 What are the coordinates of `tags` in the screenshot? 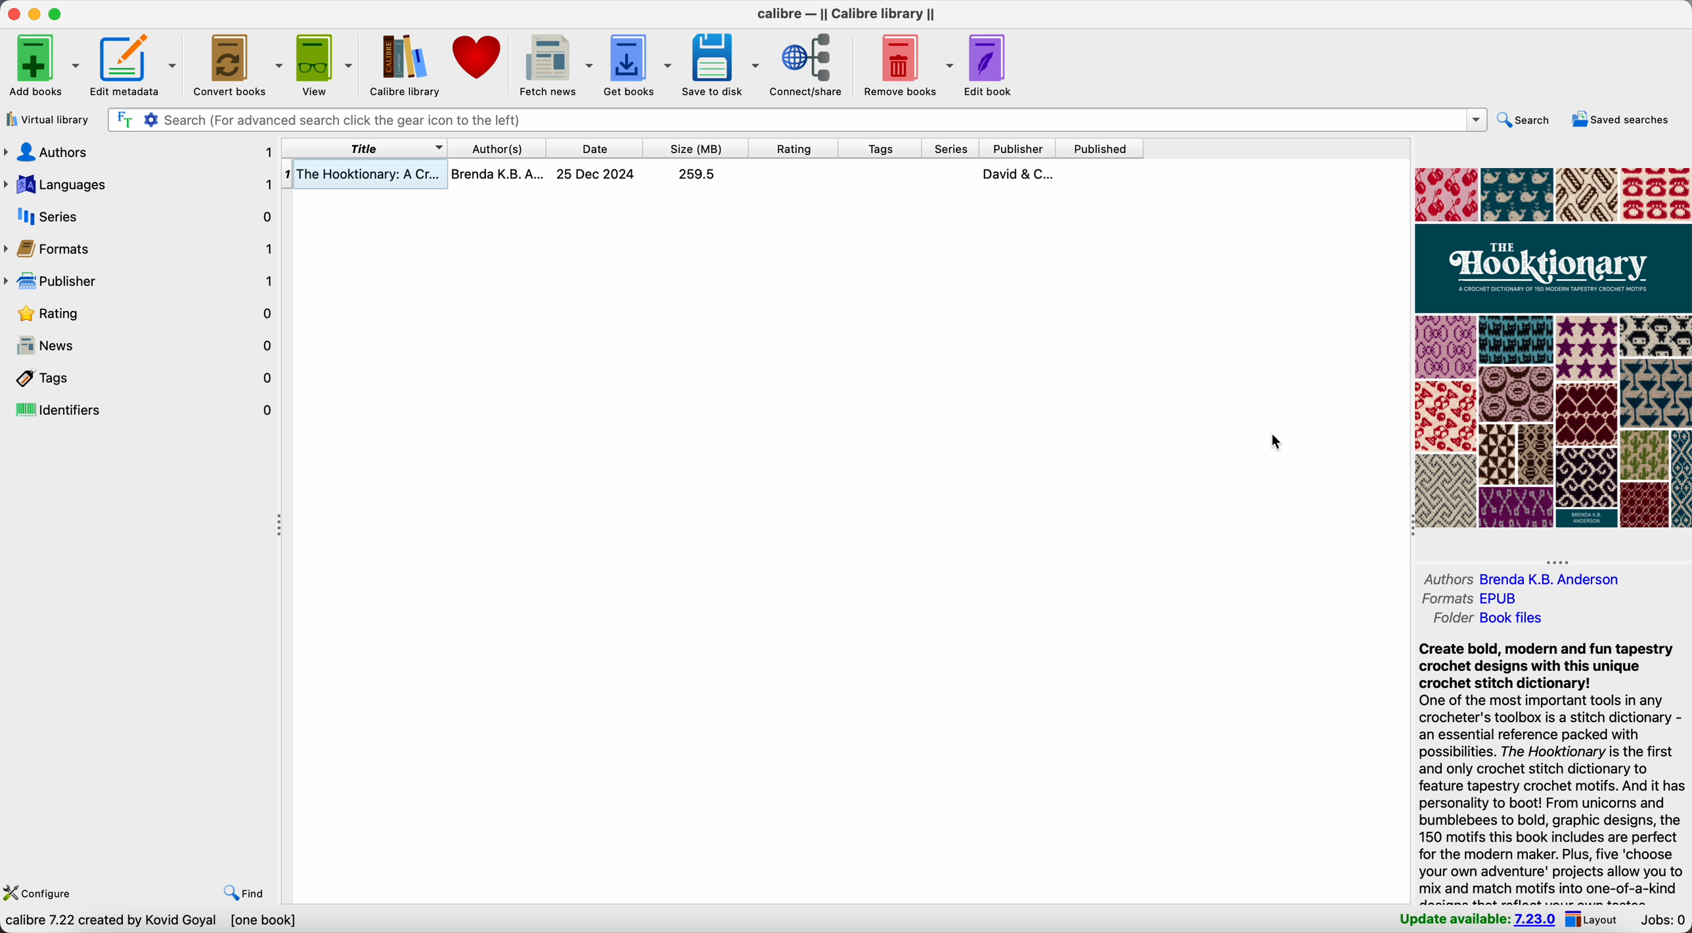 It's located at (879, 148).